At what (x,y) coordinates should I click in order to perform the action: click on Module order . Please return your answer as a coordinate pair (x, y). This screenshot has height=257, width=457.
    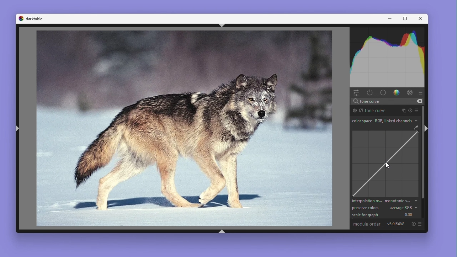
    Looking at the image, I should click on (367, 225).